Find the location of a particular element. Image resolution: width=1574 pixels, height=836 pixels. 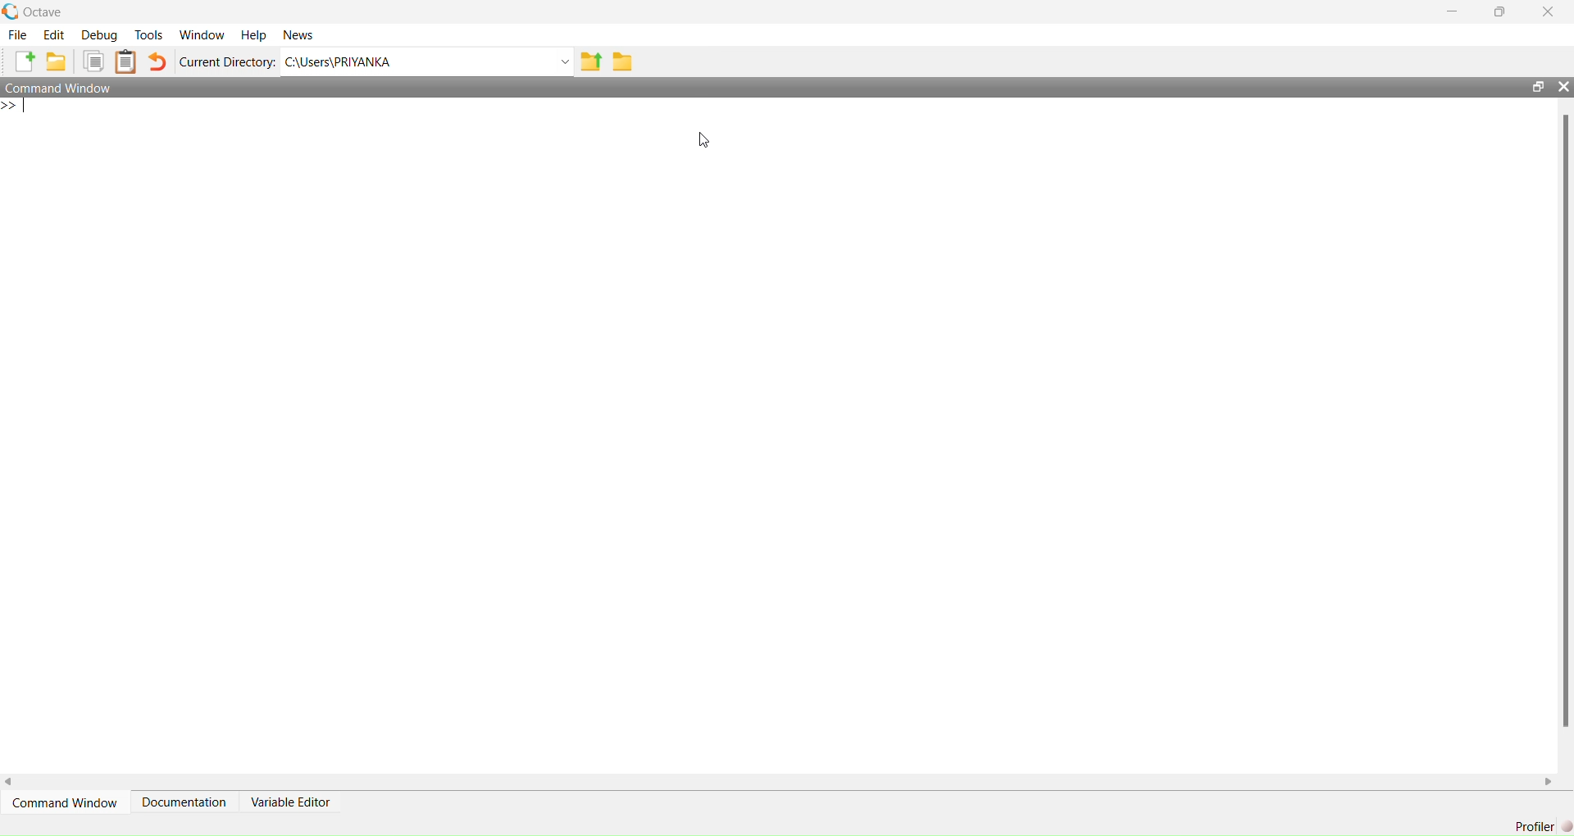

add folder is located at coordinates (57, 61).